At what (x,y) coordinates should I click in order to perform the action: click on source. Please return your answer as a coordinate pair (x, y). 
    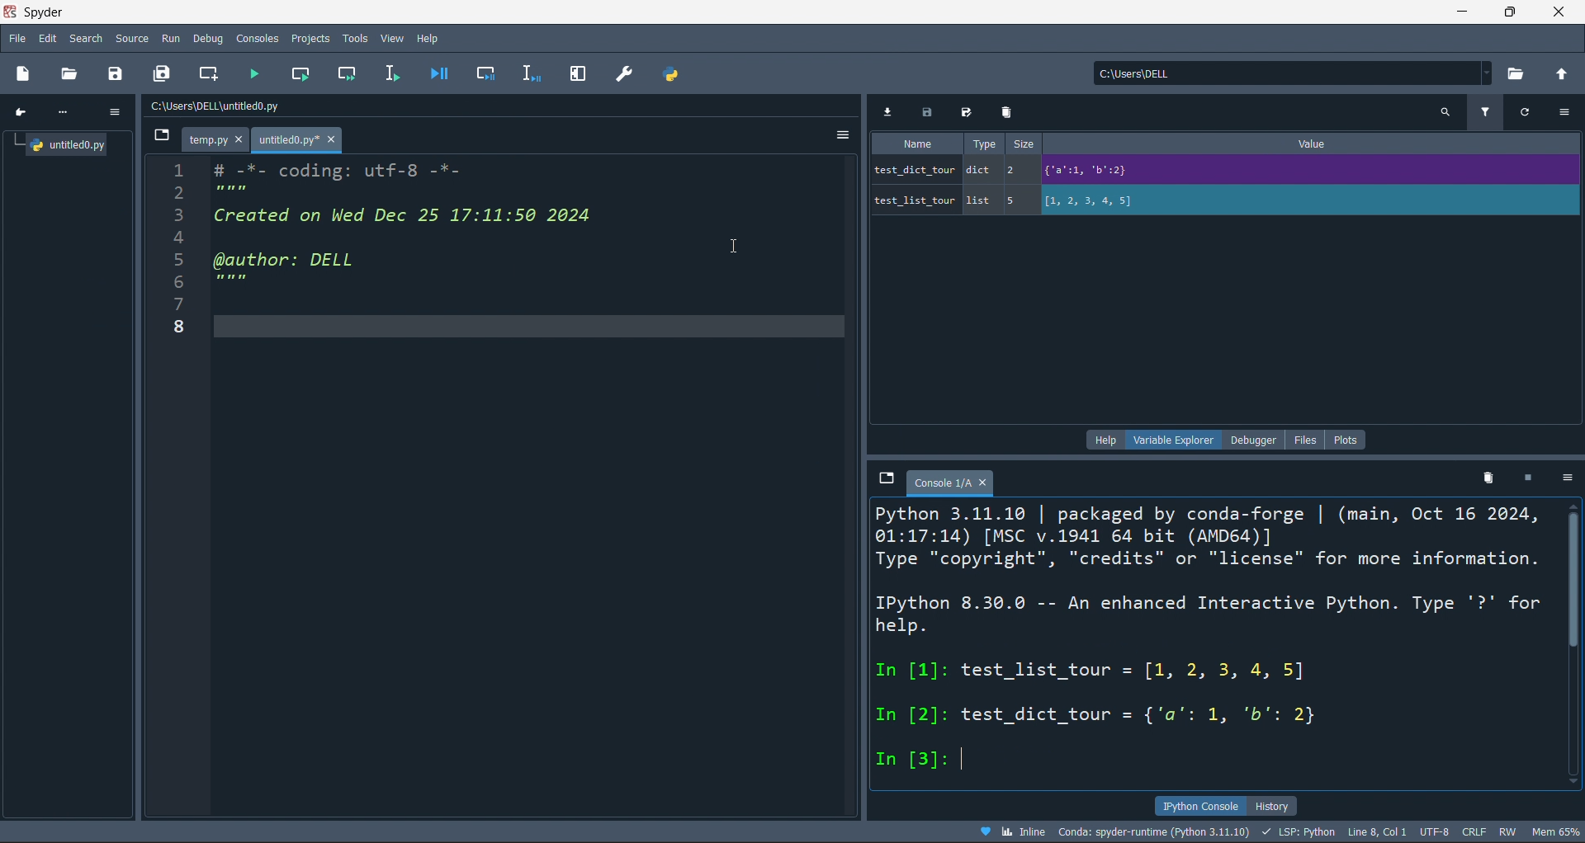
    Looking at the image, I should click on (130, 39).